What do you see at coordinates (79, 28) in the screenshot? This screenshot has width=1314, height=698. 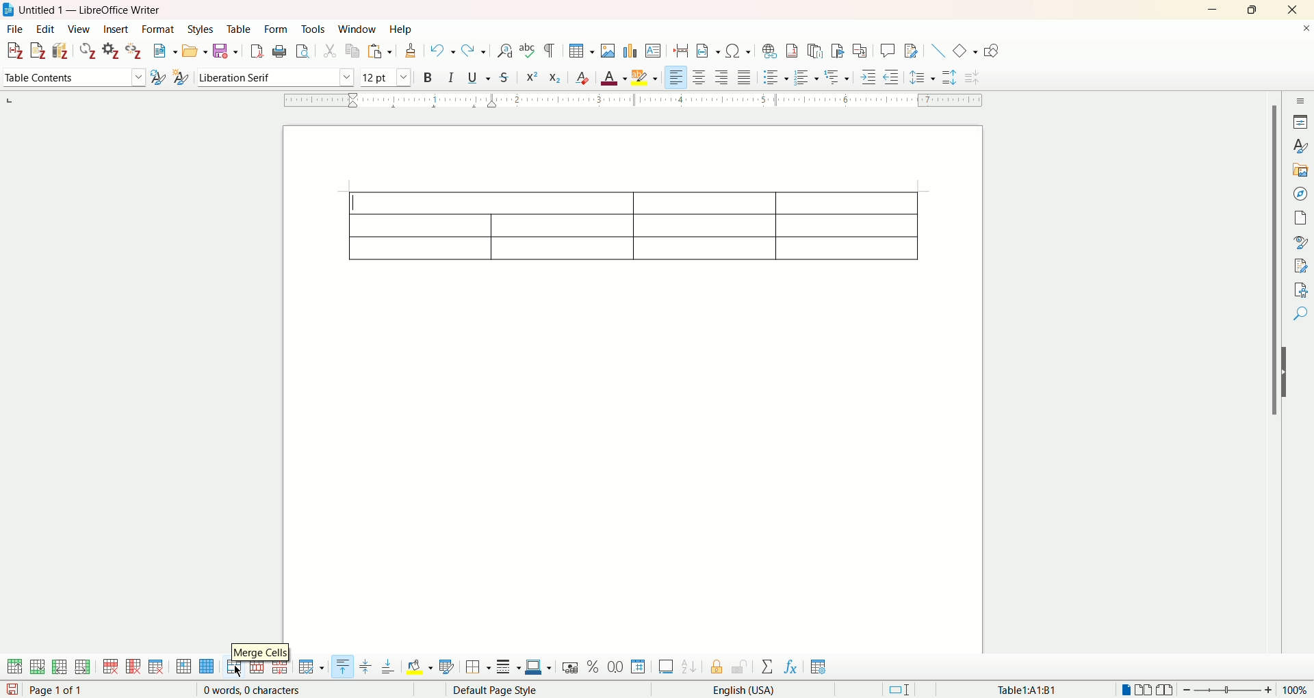 I see `view` at bounding box center [79, 28].